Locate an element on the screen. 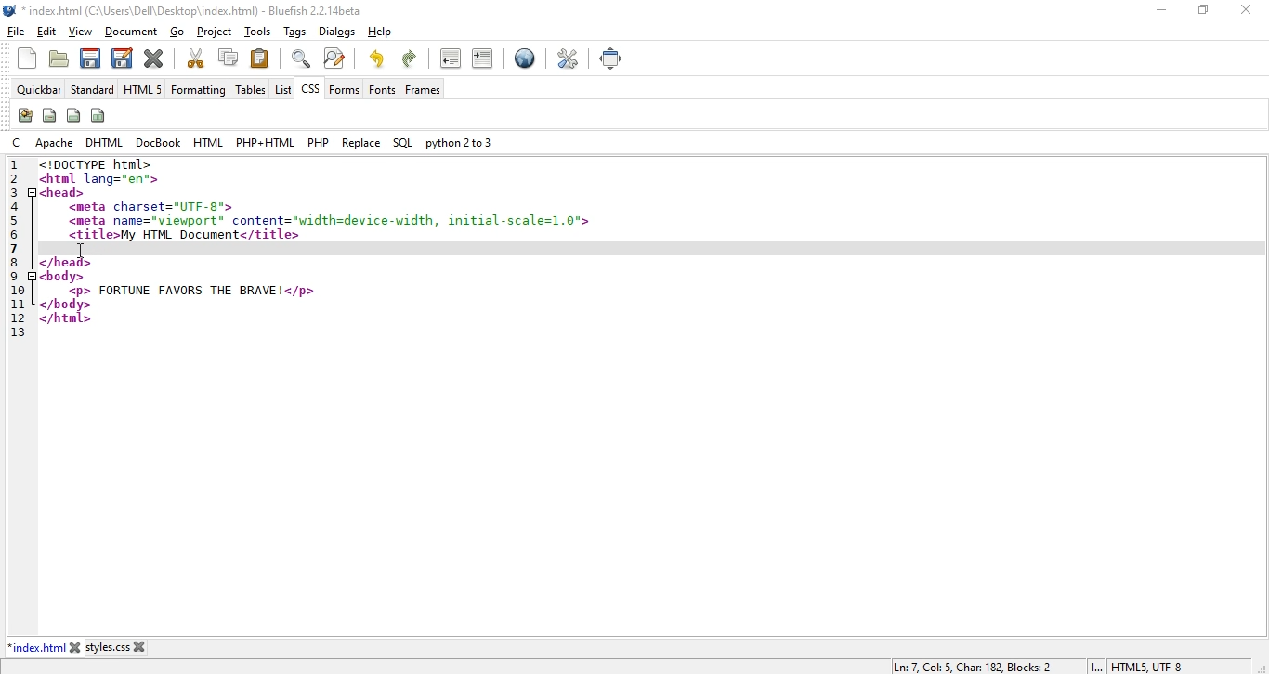 The width and height of the screenshot is (1269, 674). full screen is located at coordinates (612, 58).